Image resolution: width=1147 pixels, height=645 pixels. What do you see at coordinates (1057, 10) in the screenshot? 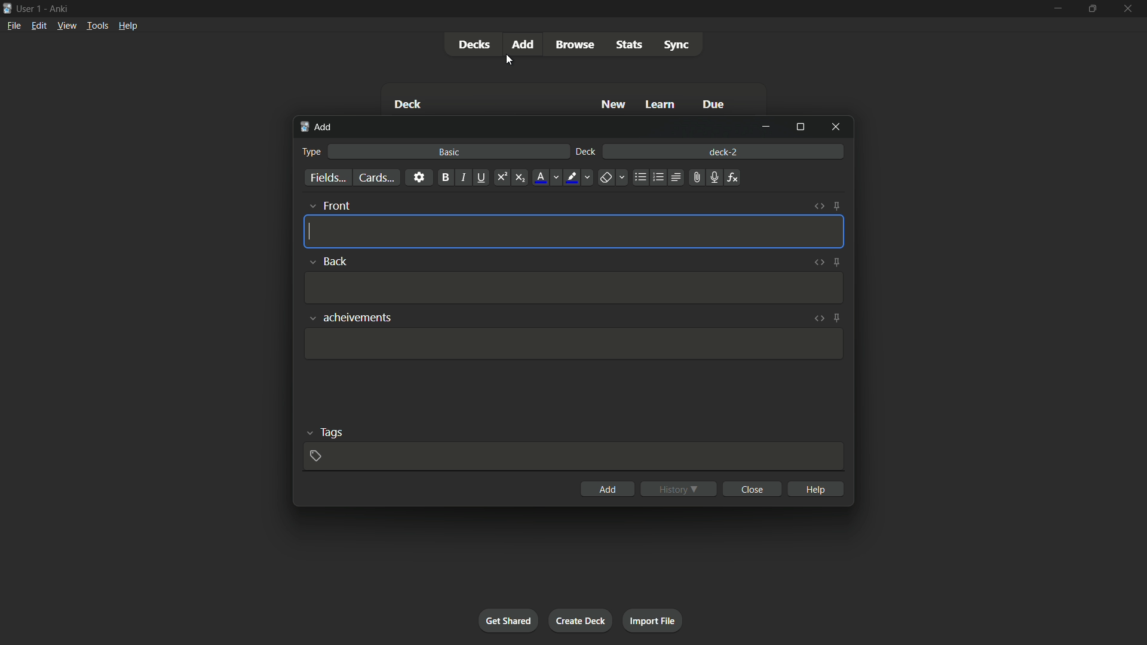
I see `minimize` at bounding box center [1057, 10].